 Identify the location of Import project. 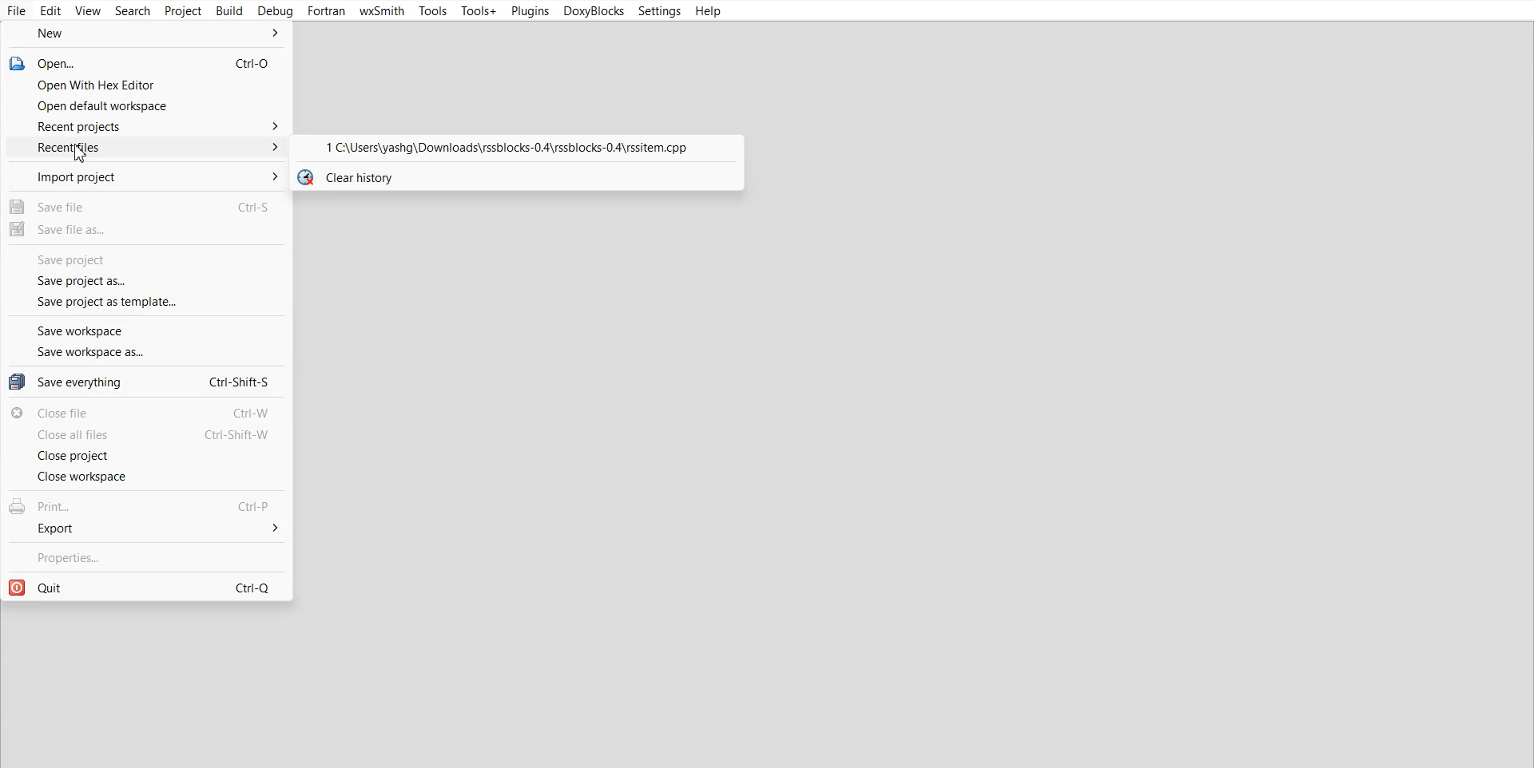
(145, 176).